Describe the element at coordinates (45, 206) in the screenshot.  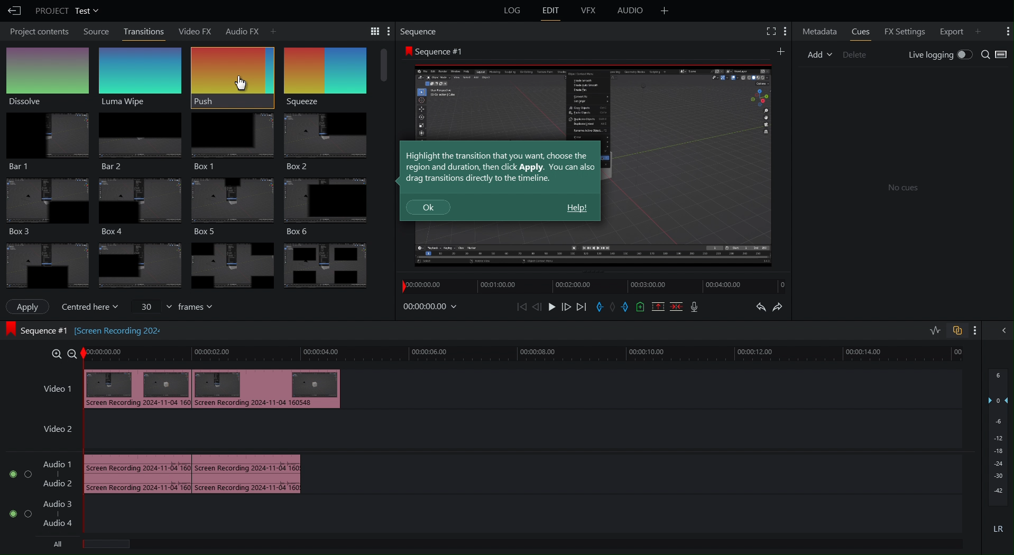
I see `Box 3` at that location.